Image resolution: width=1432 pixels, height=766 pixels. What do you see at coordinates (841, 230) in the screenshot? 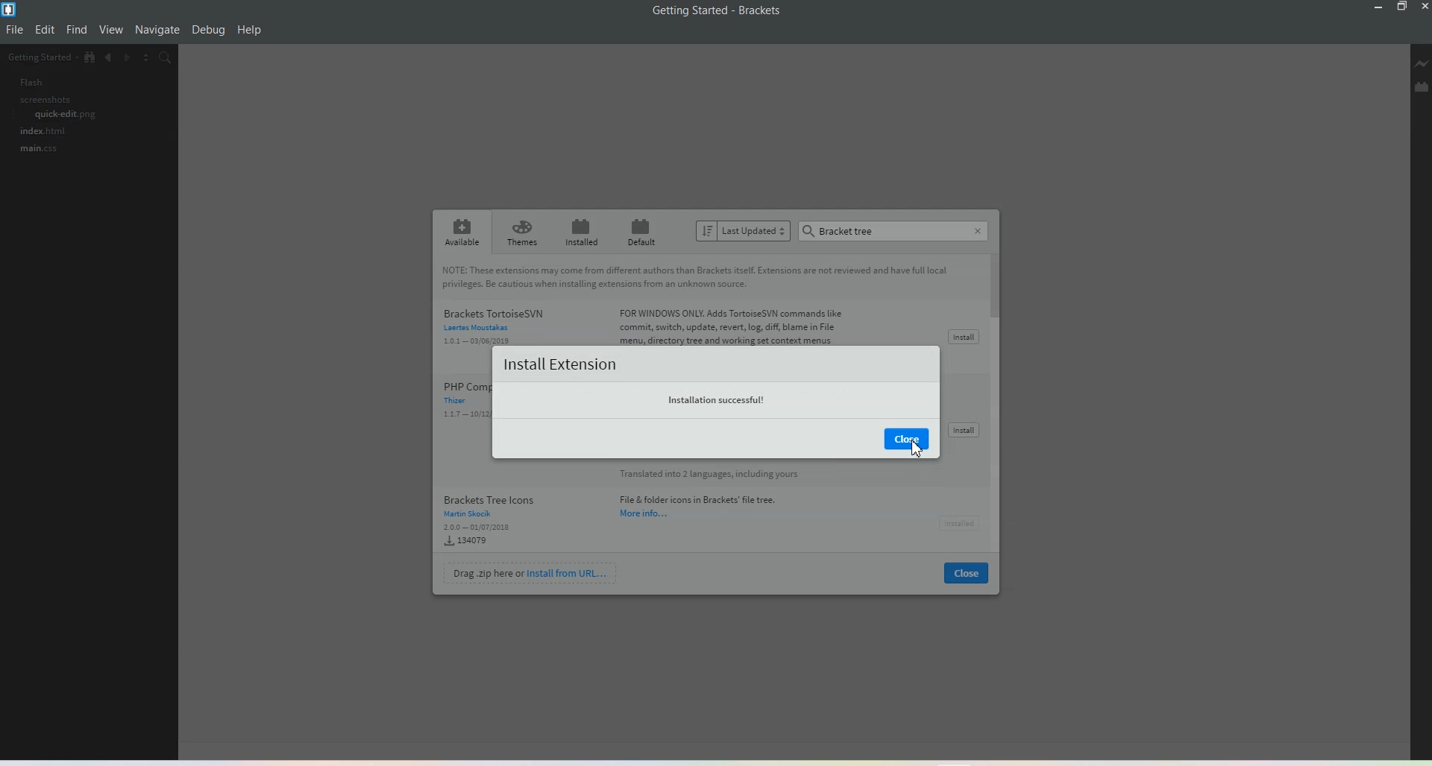
I see `Text` at bounding box center [841, 230].